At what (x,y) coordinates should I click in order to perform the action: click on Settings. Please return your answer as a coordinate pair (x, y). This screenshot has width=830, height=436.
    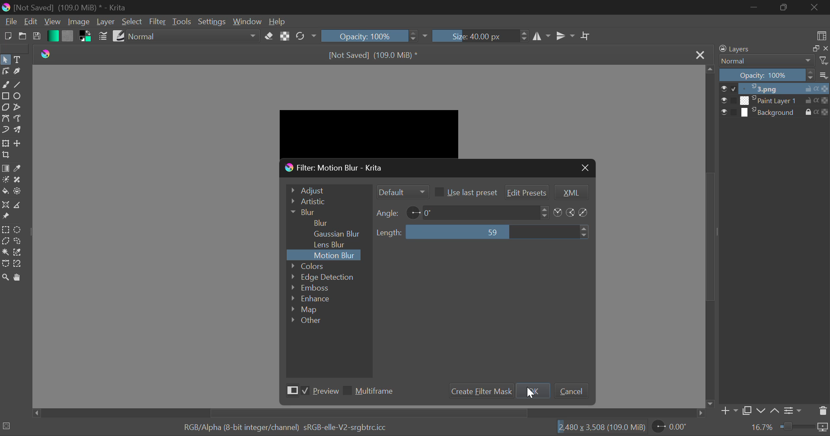
    Looking at the image, I should click on (795, 410).